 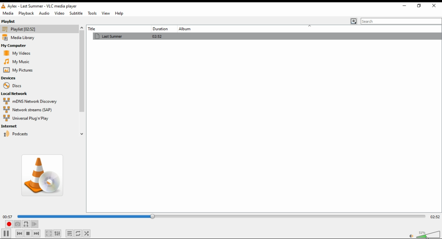 What do you see at coordinates (16, 94) in the screenshot?
I see `local network` at bounding box center [16, 94].